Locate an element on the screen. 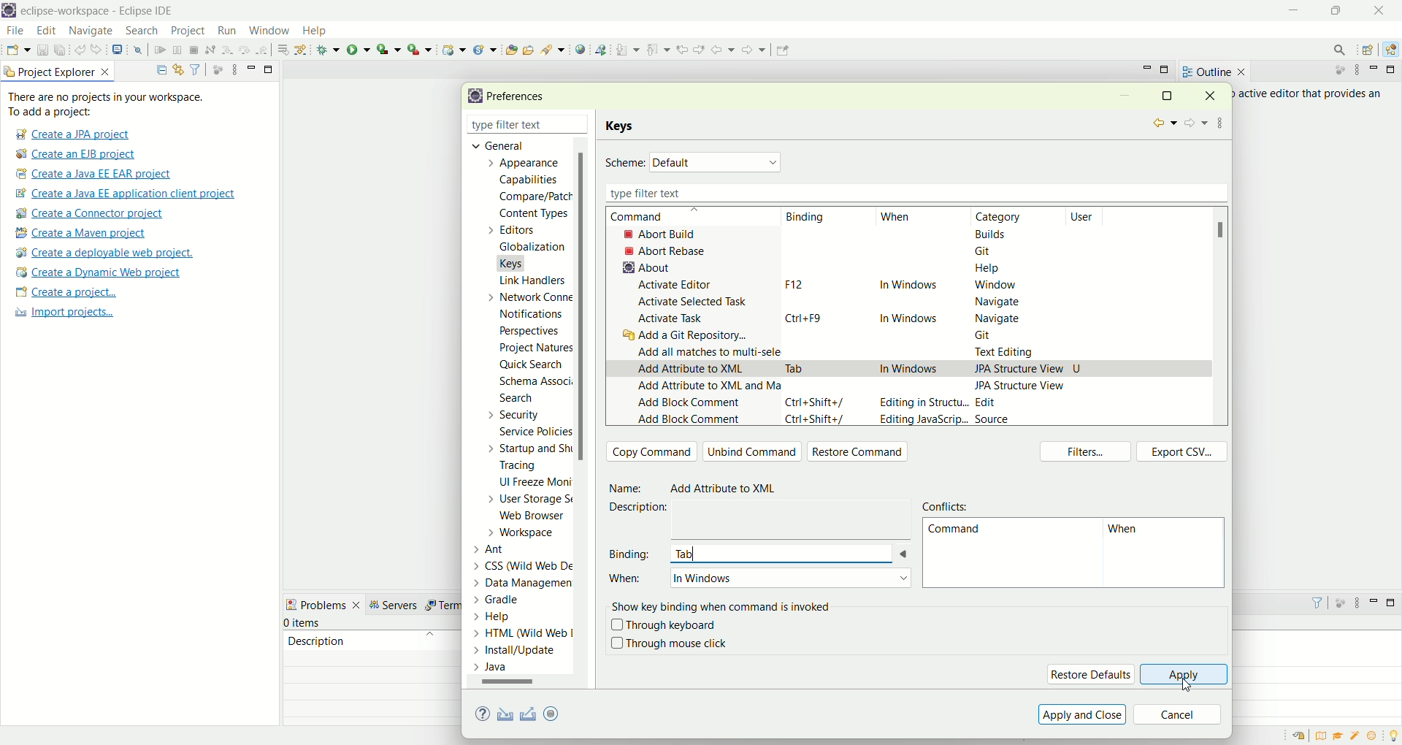 This screenshot has height=745, width=1402. In Windows is located at coordinates (789, 578).